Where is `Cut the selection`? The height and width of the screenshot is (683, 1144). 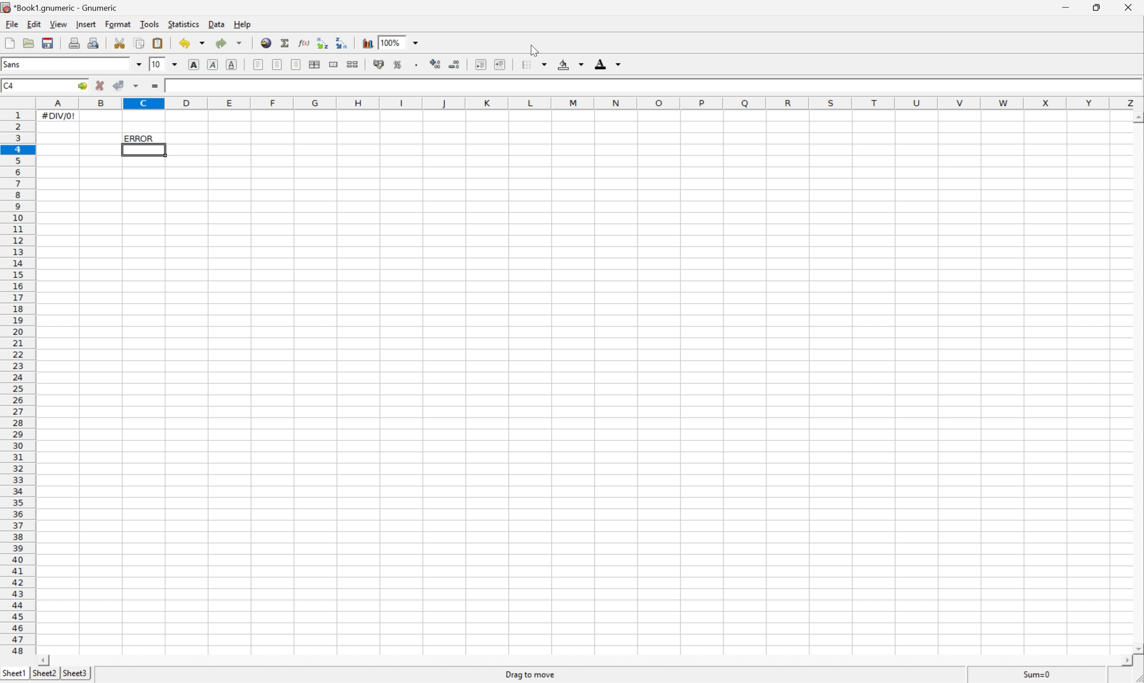 Cut the selection is located at coordinates (120, 42).